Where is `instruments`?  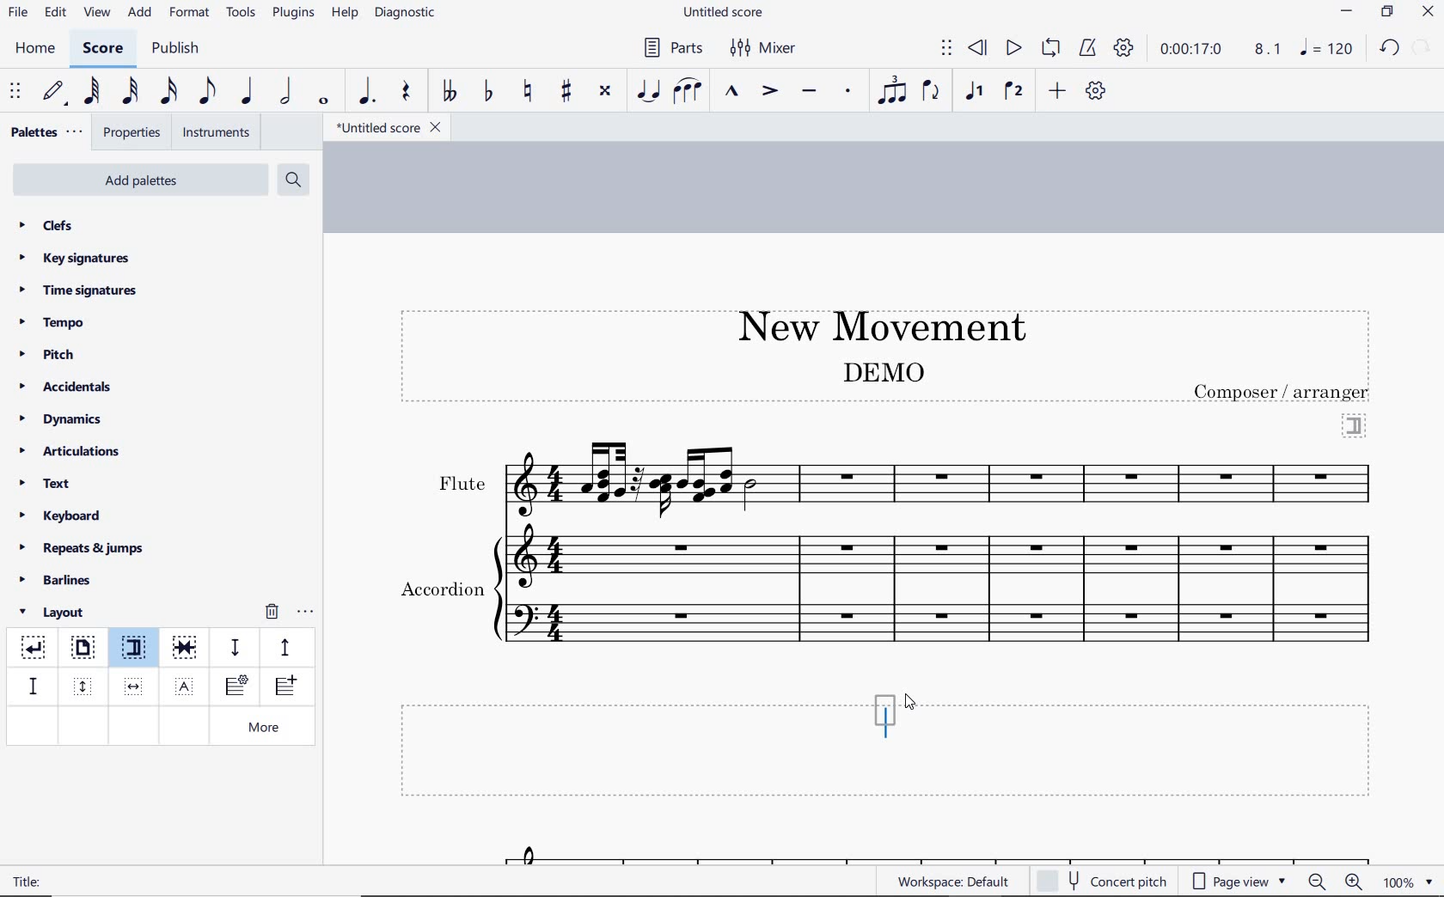
instruments is located at coordinates (213, 133).